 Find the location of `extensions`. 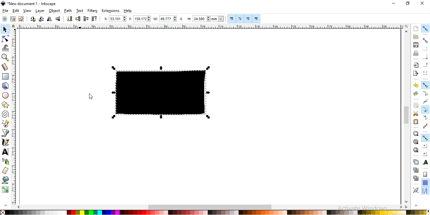

extensions is located at coordinates (110, 11).